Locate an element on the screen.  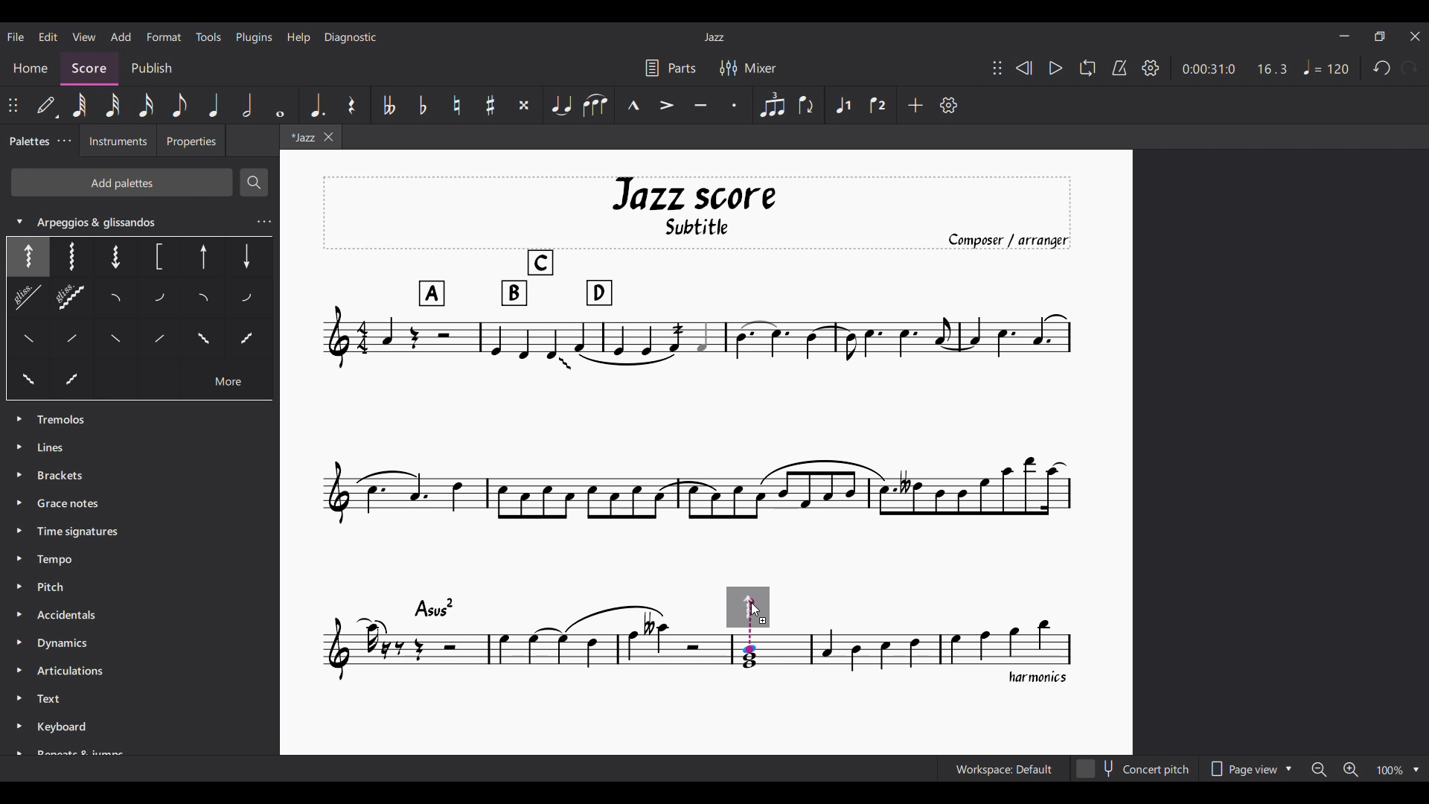
Current tab is located at coordinates (299, 138).